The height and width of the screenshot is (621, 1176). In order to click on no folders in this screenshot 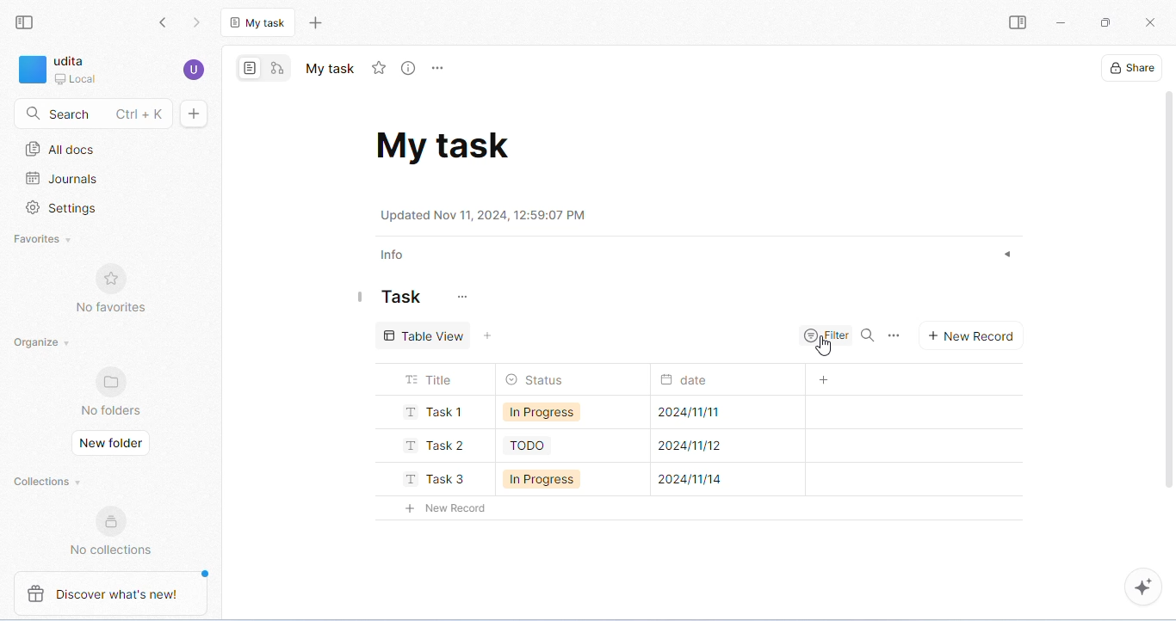, I will do `click(112, 411)`.